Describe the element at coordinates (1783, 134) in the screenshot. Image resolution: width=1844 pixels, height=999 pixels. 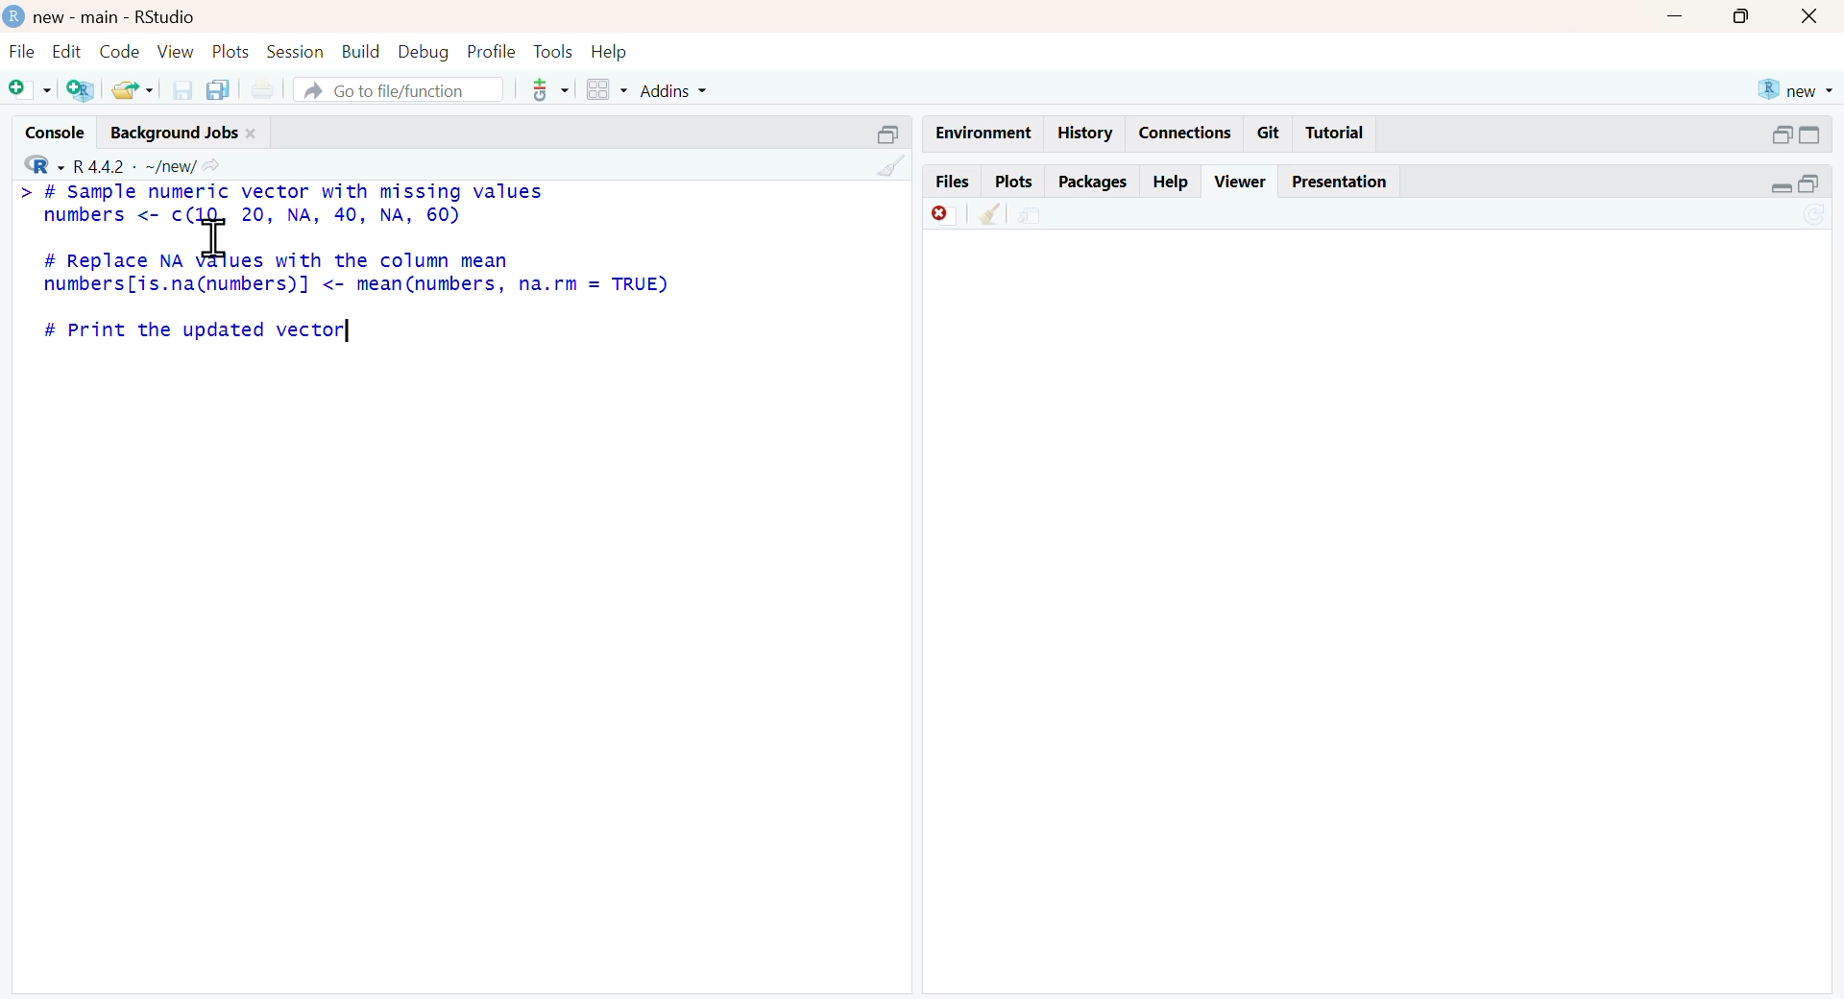
I see `open in separate window` at that location.